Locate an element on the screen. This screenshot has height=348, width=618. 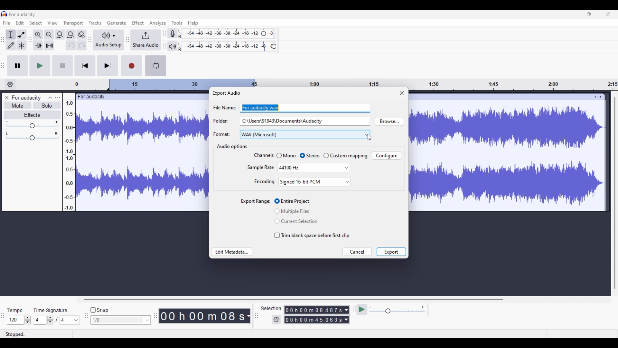
Playback level is located at coordinates (223, 46).